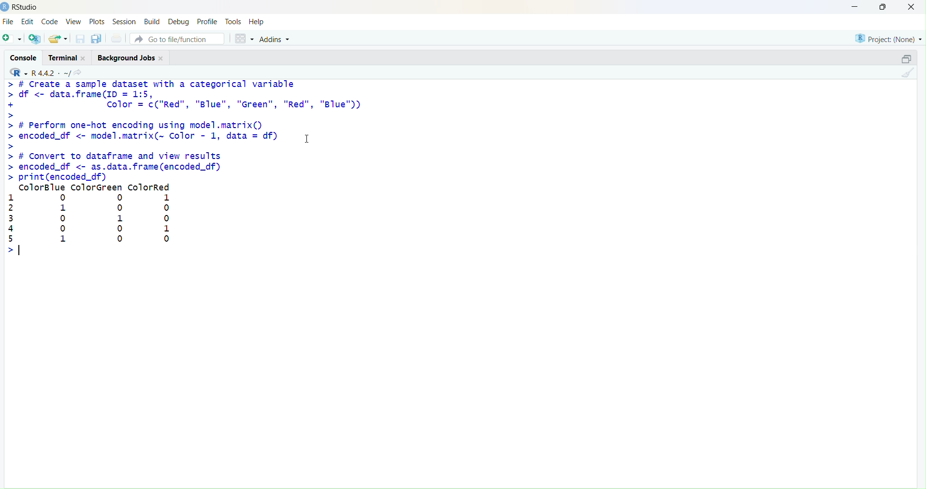 The image size is (926, 489). What do you see at coordinates (184, 168) in the screenshot?
I see `> # Create a sample dataset with a categorical variable
> df <- data.frame(ID = 1:5,
+ color = c("Red", "Blue", "Green", "Red", "Blue"))
>
> # Perform one-hot encoding using model.matrix()
> encoded_df <- model.matrix(~ Color - 1, data = df) I
>
> # Convert to dataframe and view results
> encoded_df <- as.data.frame(encoded_df)
> print(encoded_df)
ColorBlue ColorGreen ColorRed
1 [4] [4] 1
2 1 0 [4]
3 [4] 1 [4]
4 [4] [4] 1
5 1 [4] [4]
>` at bounding box center [184, 168].